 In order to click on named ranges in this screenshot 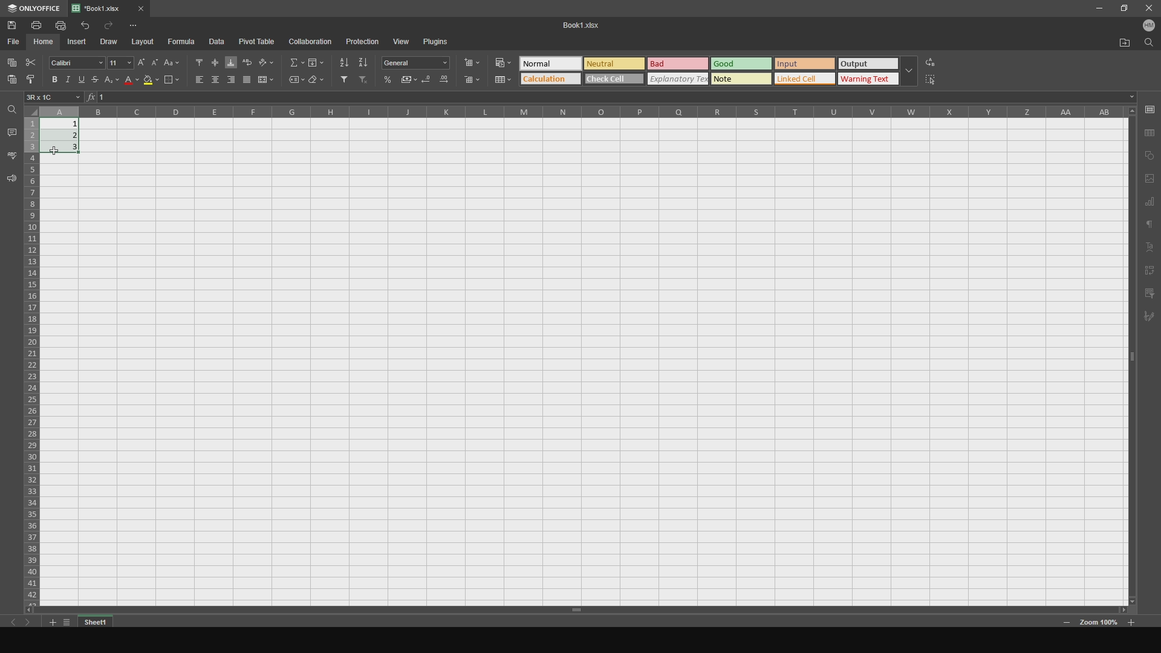, I will do `click(292, 81)`.